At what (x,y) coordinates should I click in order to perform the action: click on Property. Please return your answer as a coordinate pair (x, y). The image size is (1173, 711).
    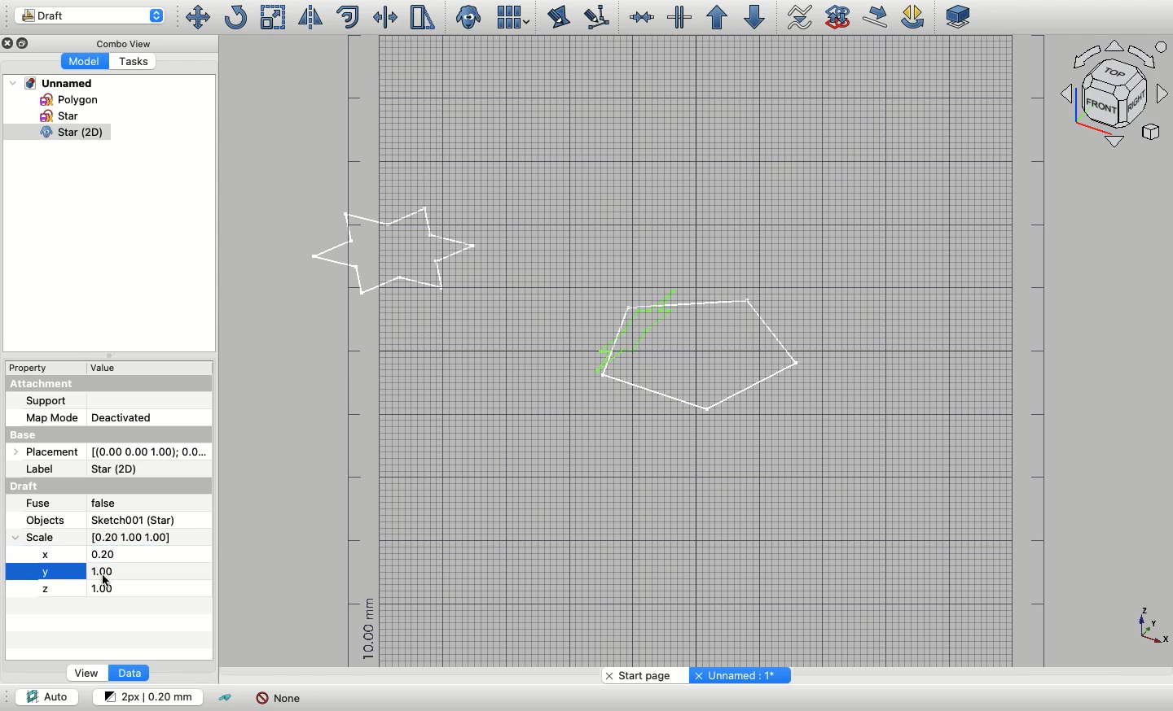
    Looking at the image, I should click on (29, 368).